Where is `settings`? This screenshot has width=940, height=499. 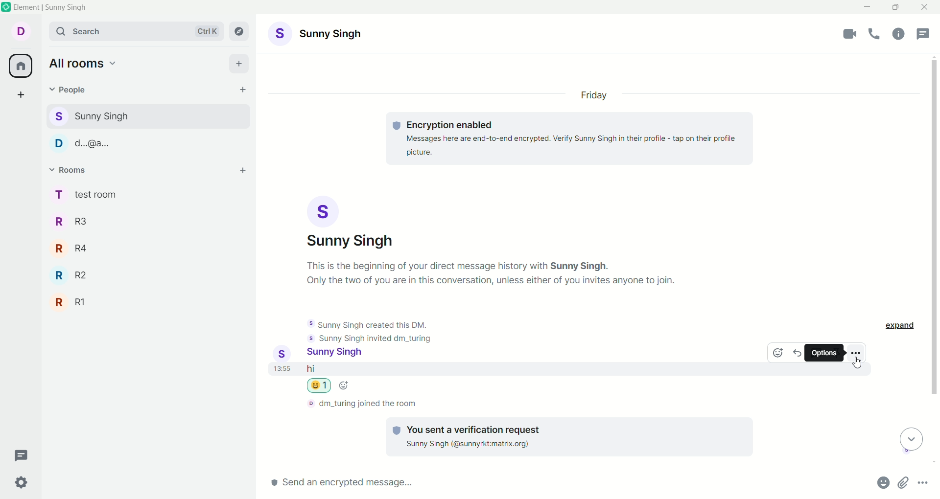 settings is located at coordinates (25, 483).